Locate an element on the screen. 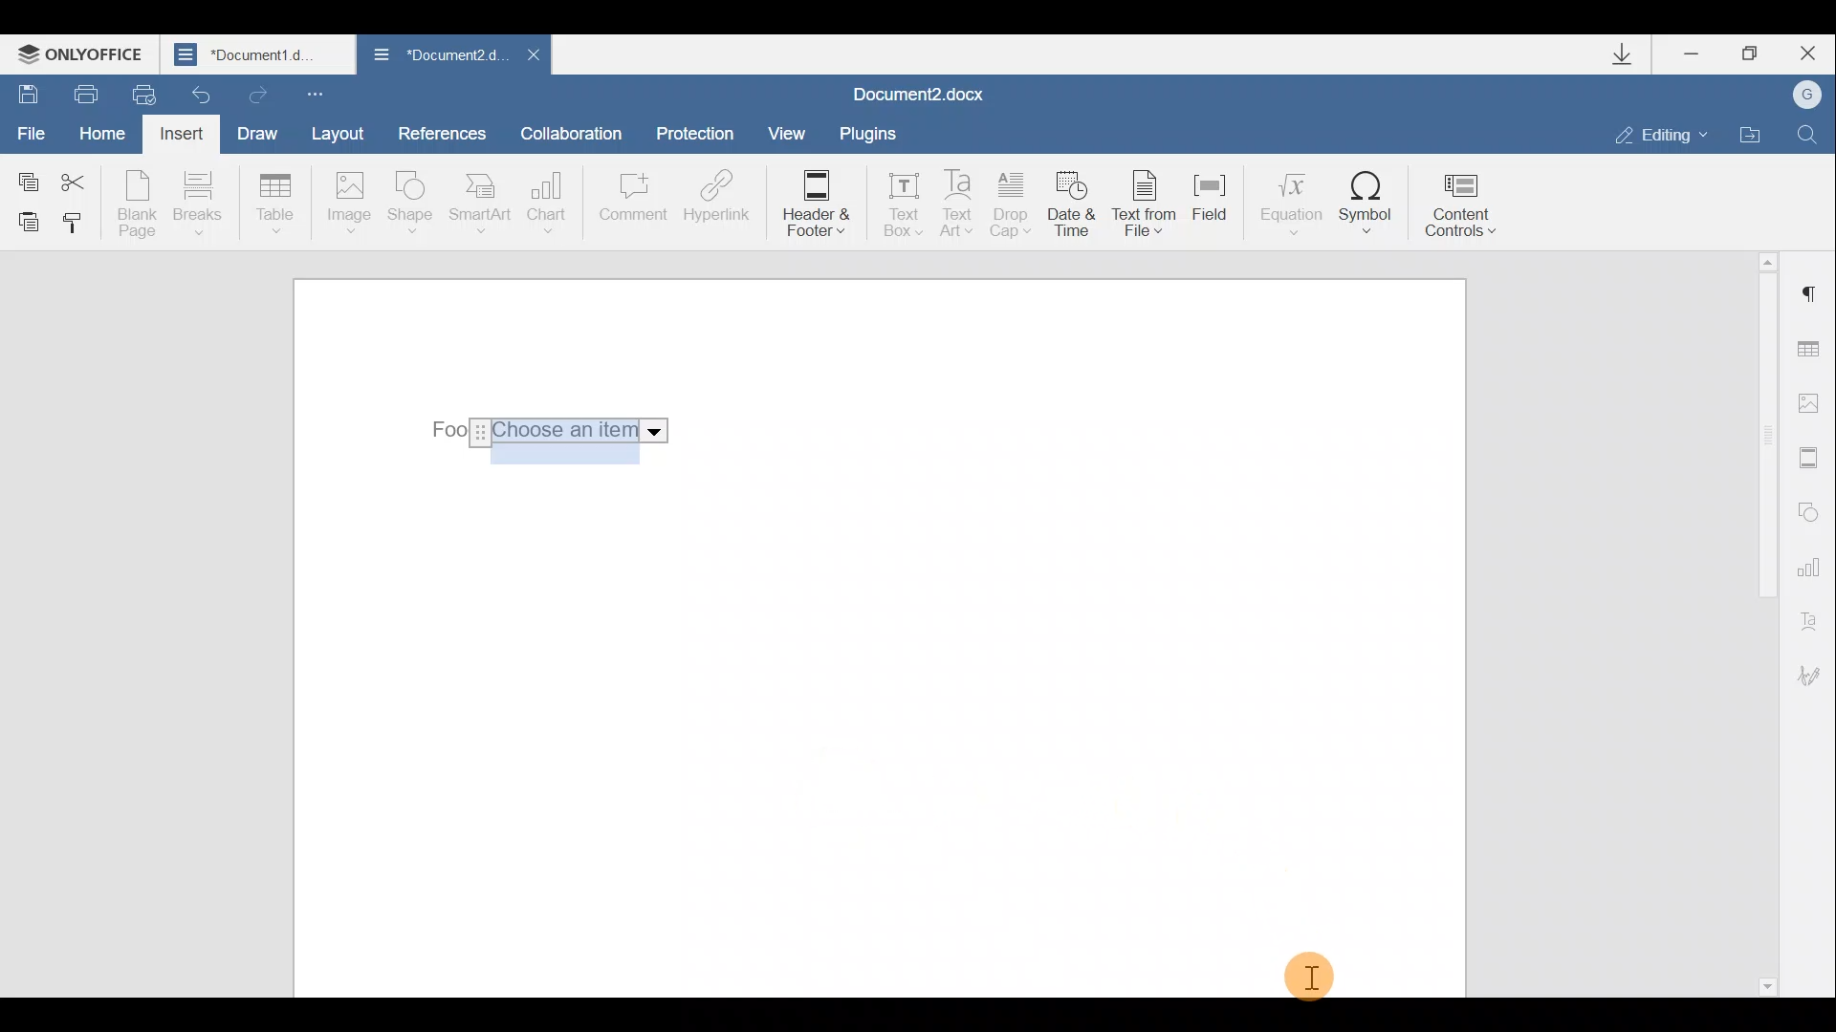  Maximize is located at coordinates (1751, 54).